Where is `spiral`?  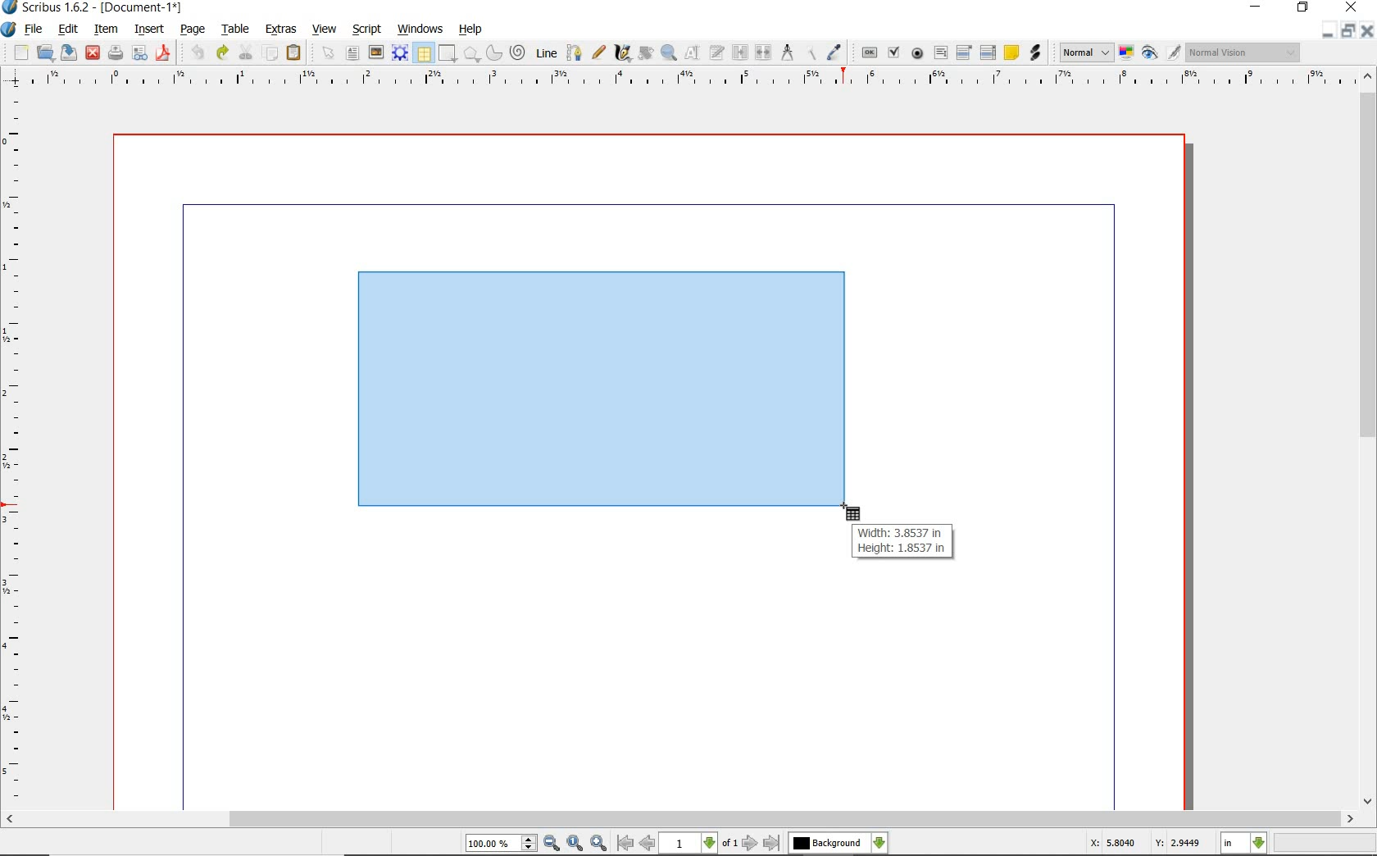 spiral is located at coordinates (519, 53).